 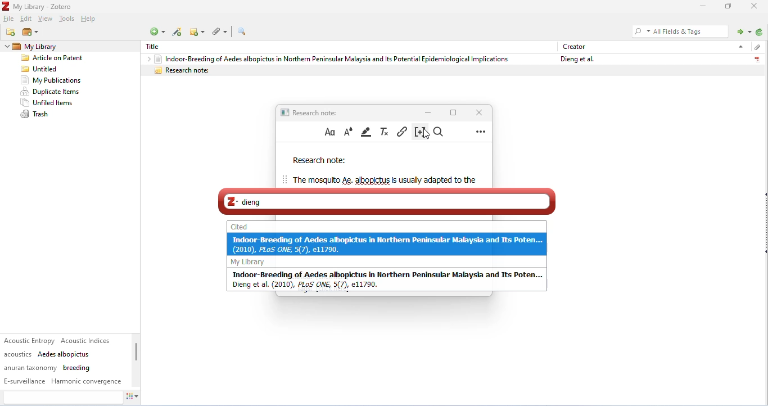 What do you see at coordinates (222, 31) in the screenshot?
I see `attachment` at bounding box center [222, 31].